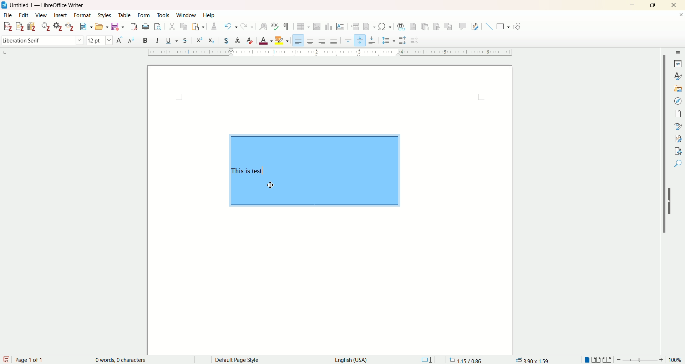 The height and width of the screenshot is (364, 685). I want to click on insert chart, so click(329, 27).